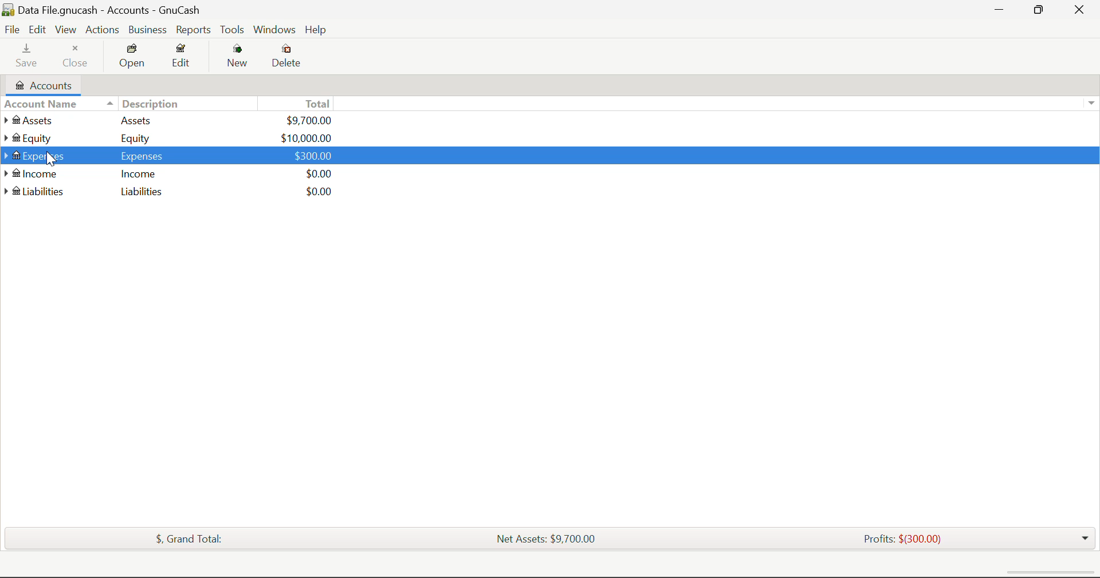  Describe the element at coordinates (193, 30) in the screenshot. I see `Reports` at that location.